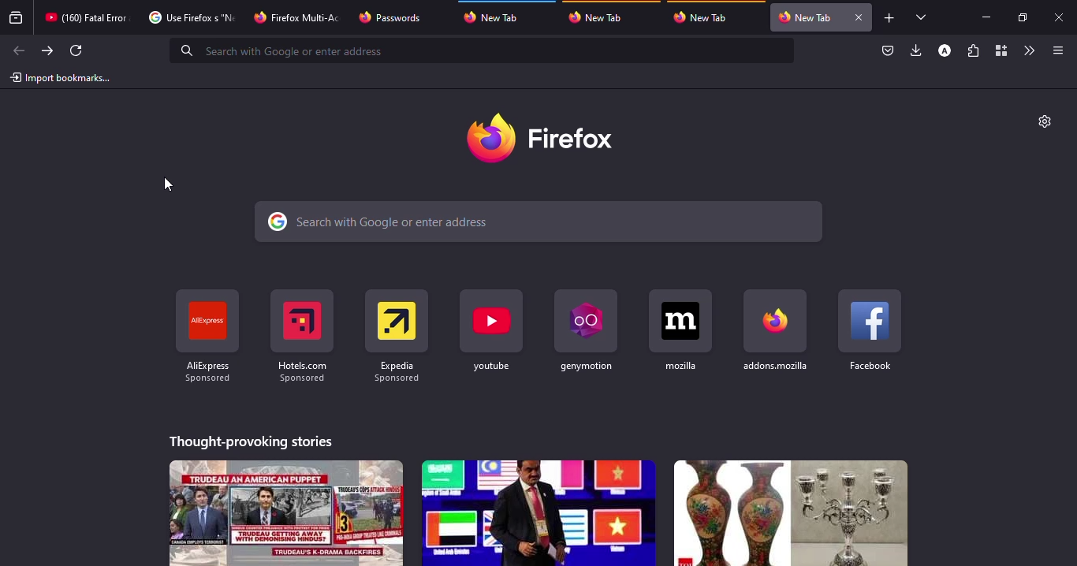 The height and width of the screenshot is (566, 1077). What do you see at coordinates (250, 441) in the screenshot?
I see `stories` at bounding box center [250, 441].